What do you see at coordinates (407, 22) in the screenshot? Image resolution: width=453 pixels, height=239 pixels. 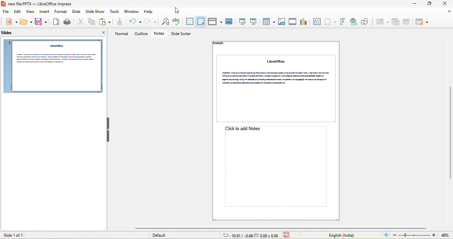 I see `delete slide` at bounding box center [407, 22].